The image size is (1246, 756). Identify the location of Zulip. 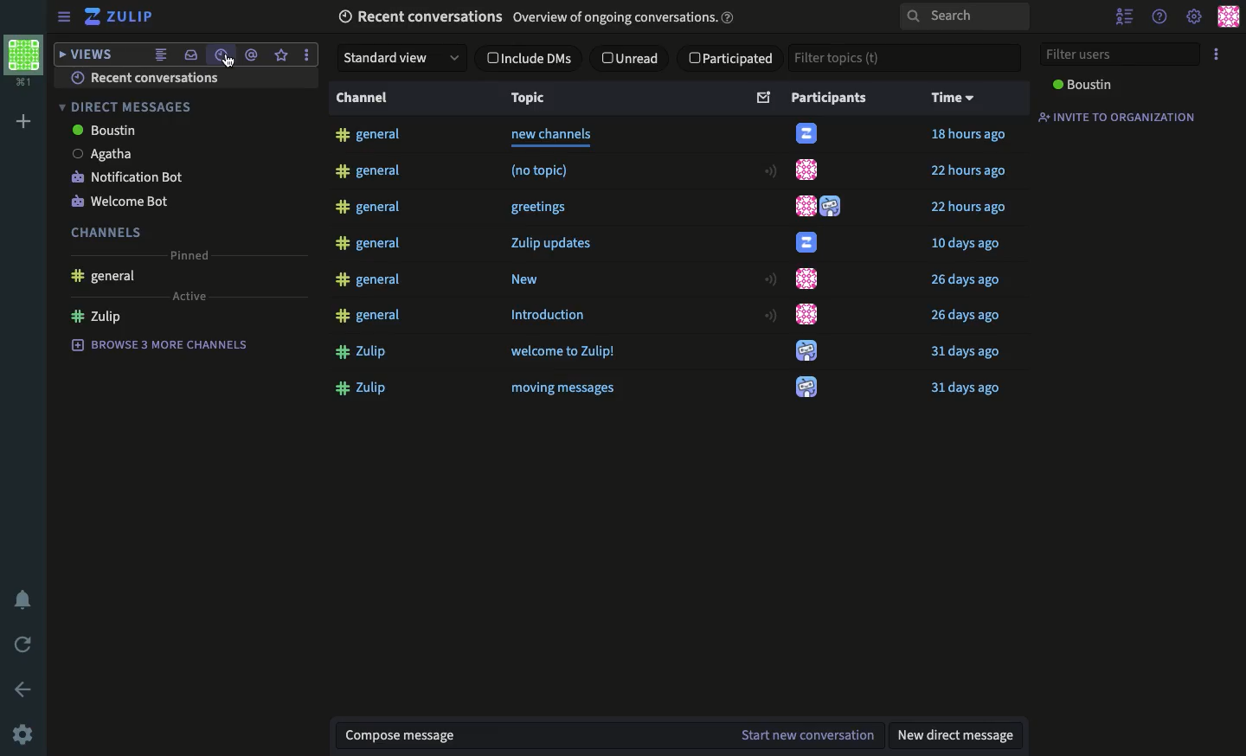
(120, 16).